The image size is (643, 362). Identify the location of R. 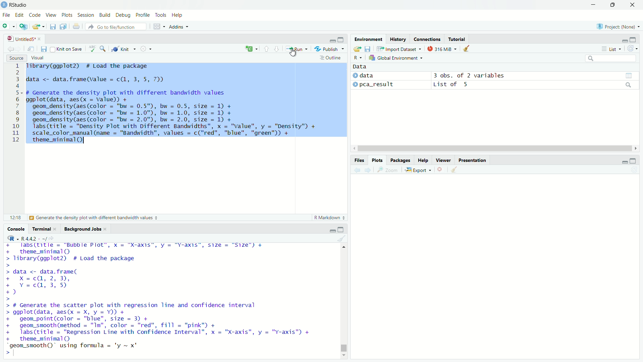
(358, 58).